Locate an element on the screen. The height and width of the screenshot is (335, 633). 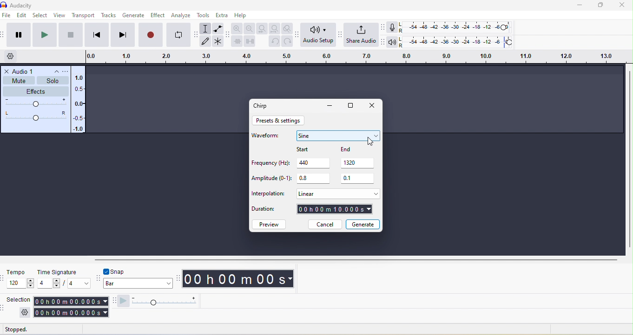
open menu is located at coordinates (64, 71).